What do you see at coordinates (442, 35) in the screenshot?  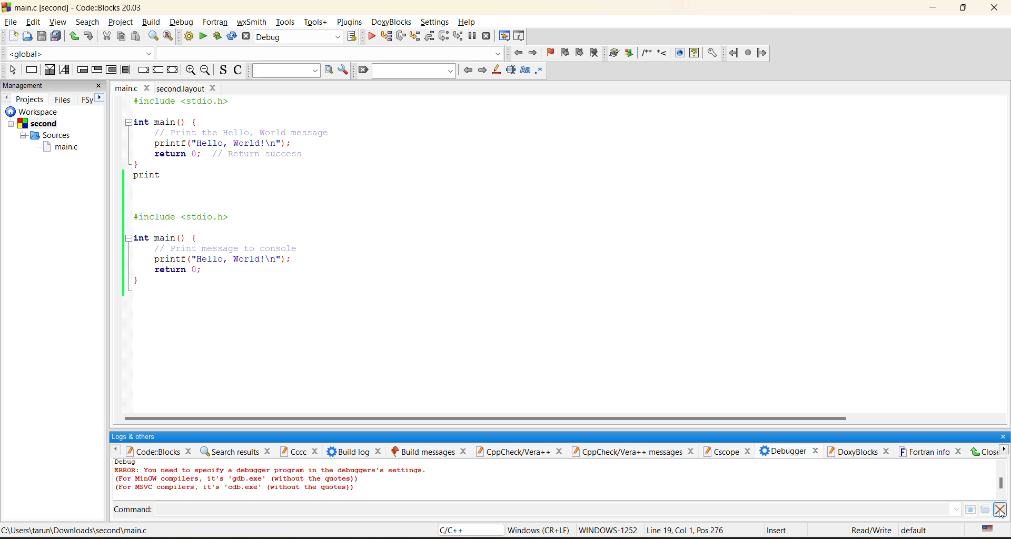 I see `next instruction` at bounding box center [442, 35].